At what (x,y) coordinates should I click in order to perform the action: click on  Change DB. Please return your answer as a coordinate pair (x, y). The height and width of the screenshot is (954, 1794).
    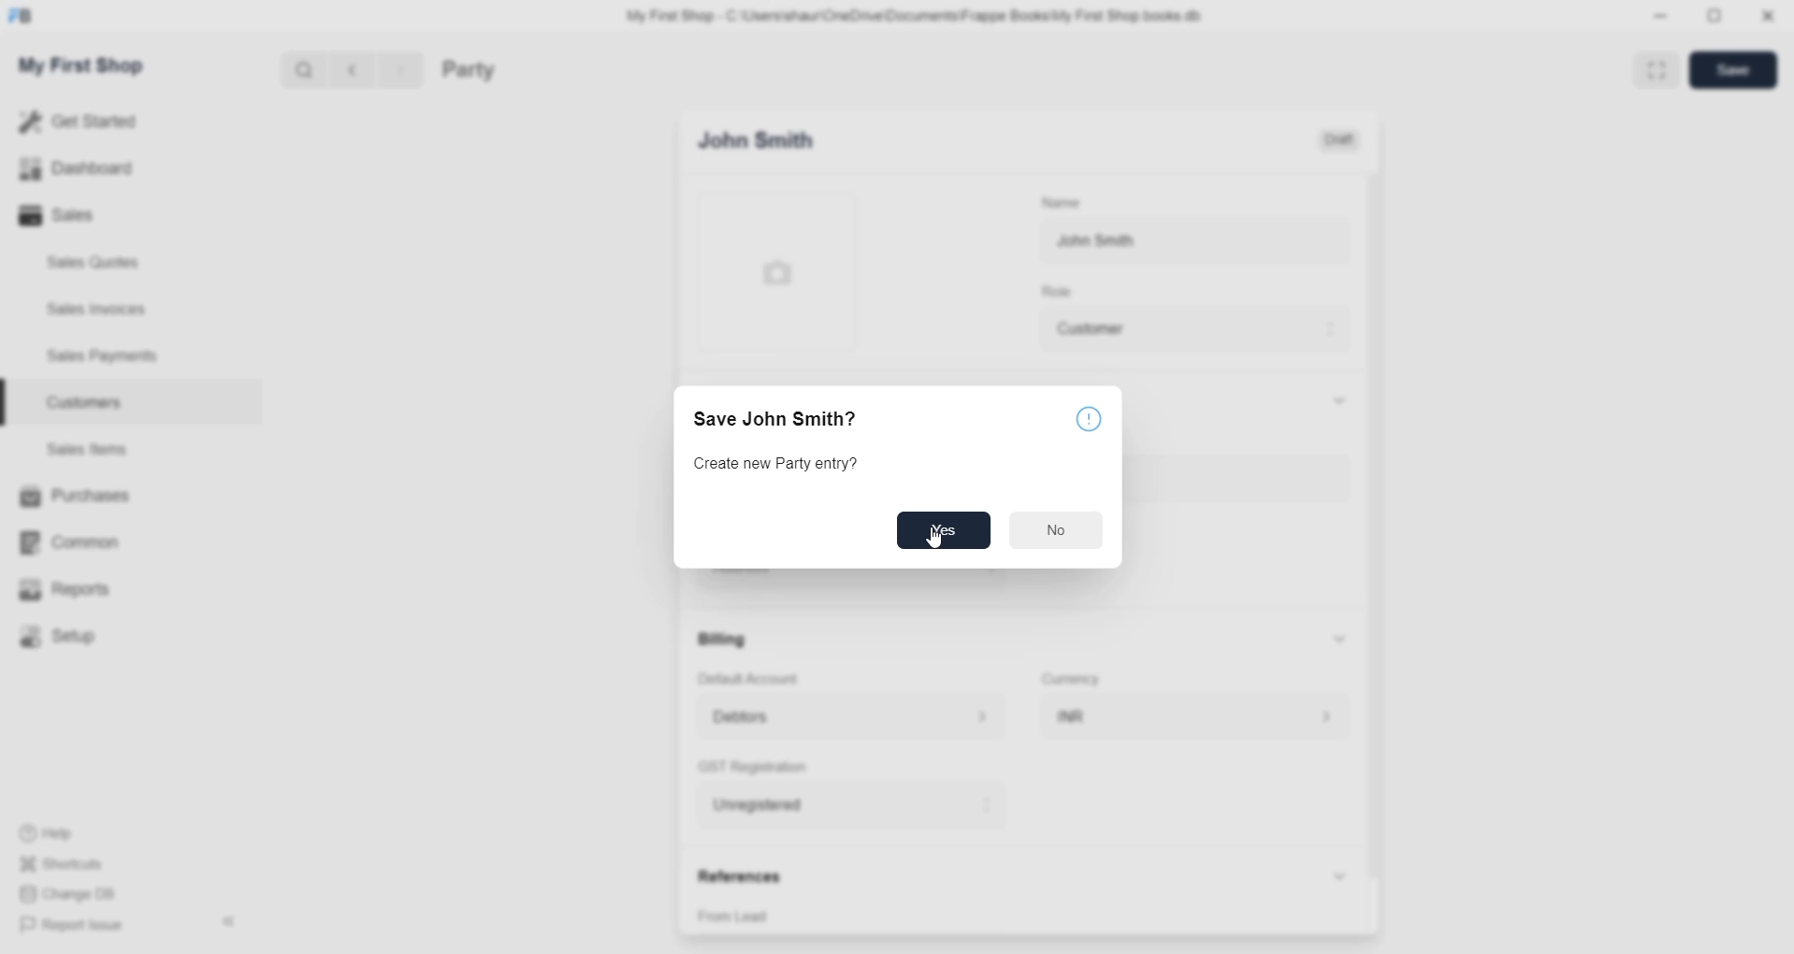
    Looking at the image, I should click on (72, 893).